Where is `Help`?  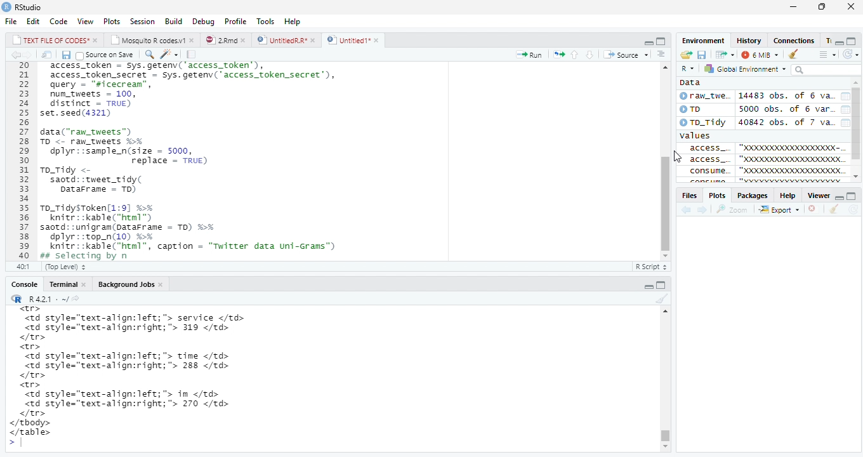 Help is located at coordinates (293, 21).